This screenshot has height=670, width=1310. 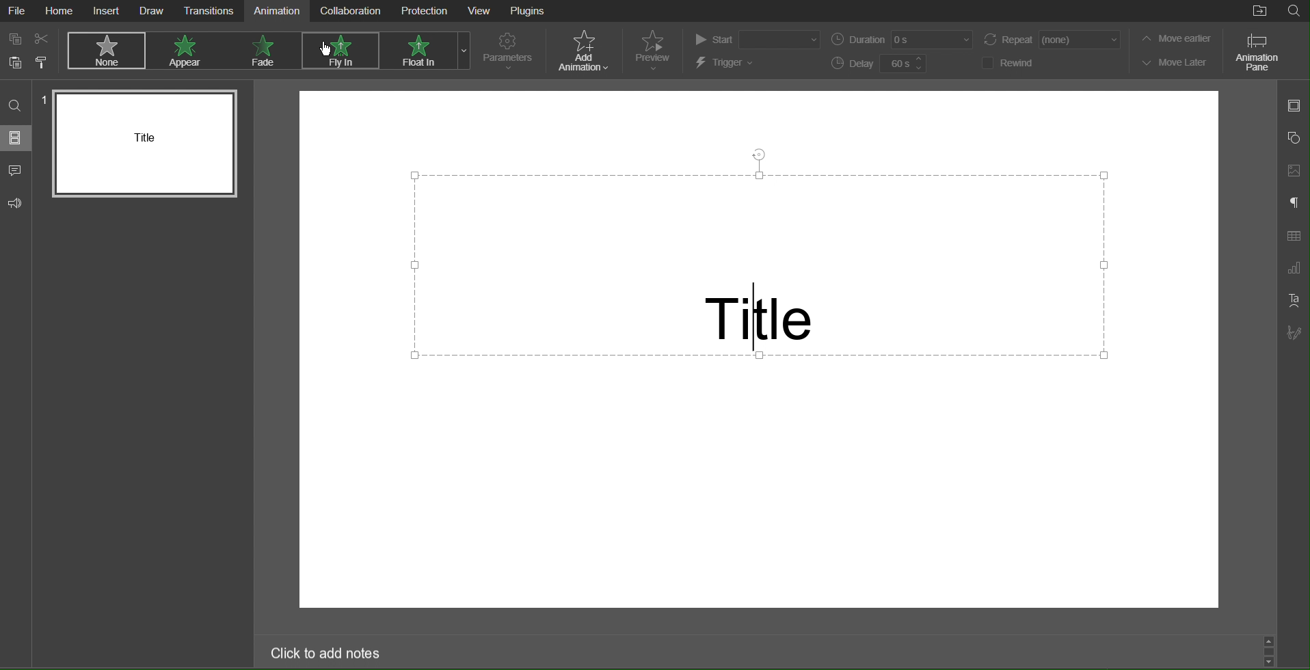 I want to click on Animation Pane, so click(x=1257, y=51).